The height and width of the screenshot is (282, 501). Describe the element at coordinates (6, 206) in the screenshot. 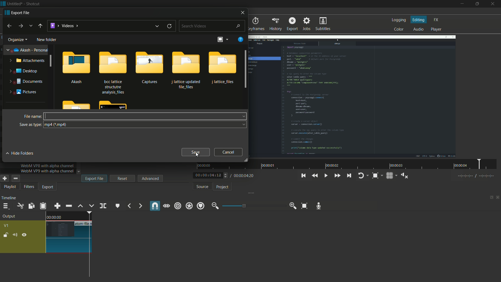

I see `timeline menu` at that location.